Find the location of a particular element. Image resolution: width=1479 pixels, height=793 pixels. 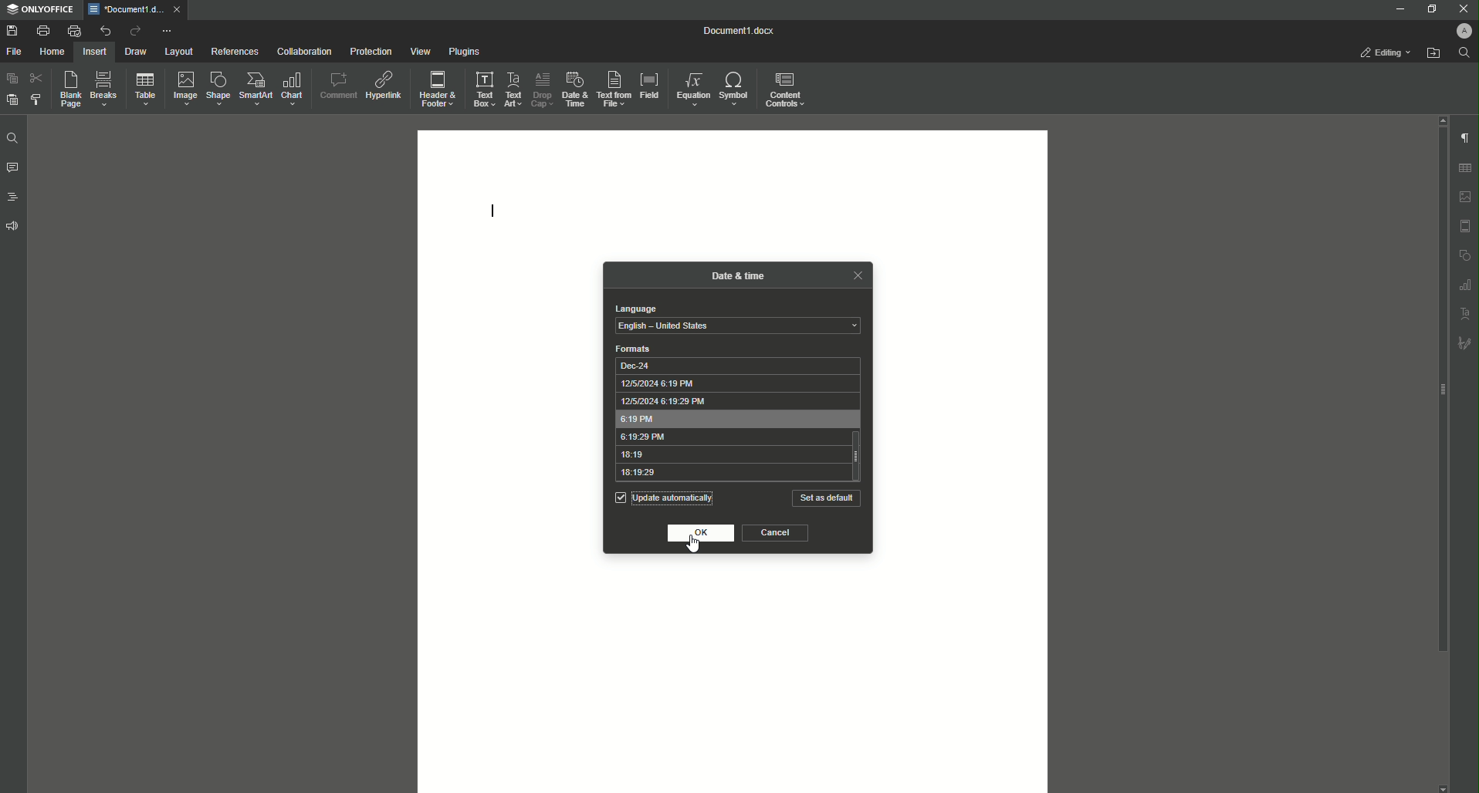

Hyperlink is located at coordinates (383, 83).